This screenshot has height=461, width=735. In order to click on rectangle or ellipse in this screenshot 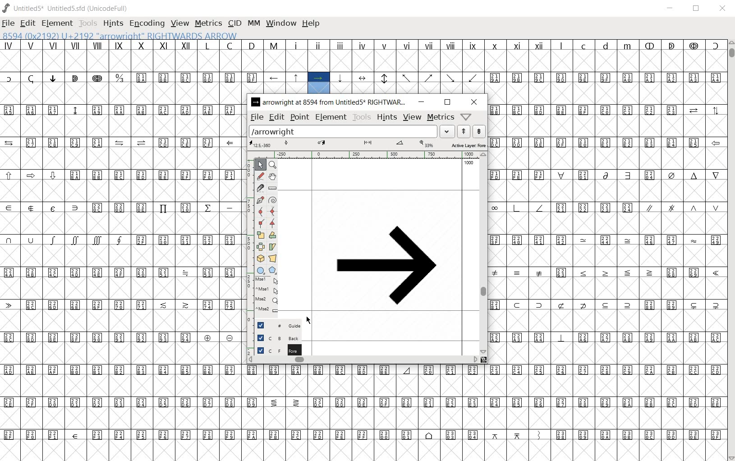, I will do `click(261, 270)`.